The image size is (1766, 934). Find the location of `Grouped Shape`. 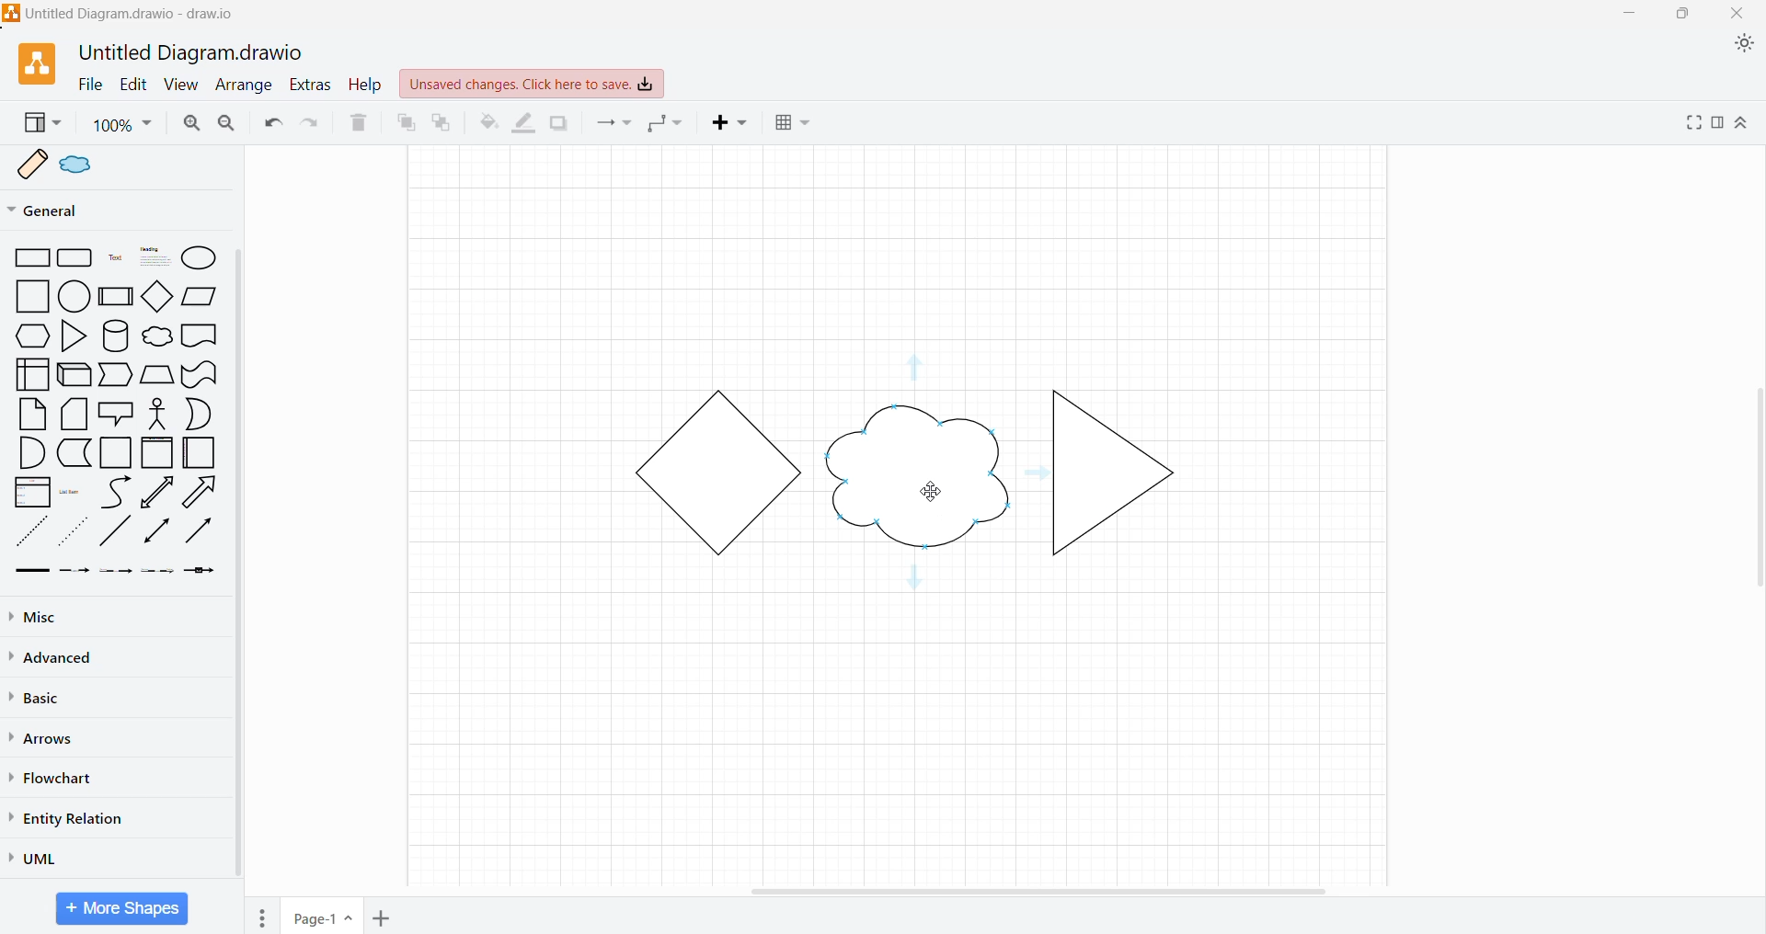

Grouped Shape is located at coordinates (912, 473).